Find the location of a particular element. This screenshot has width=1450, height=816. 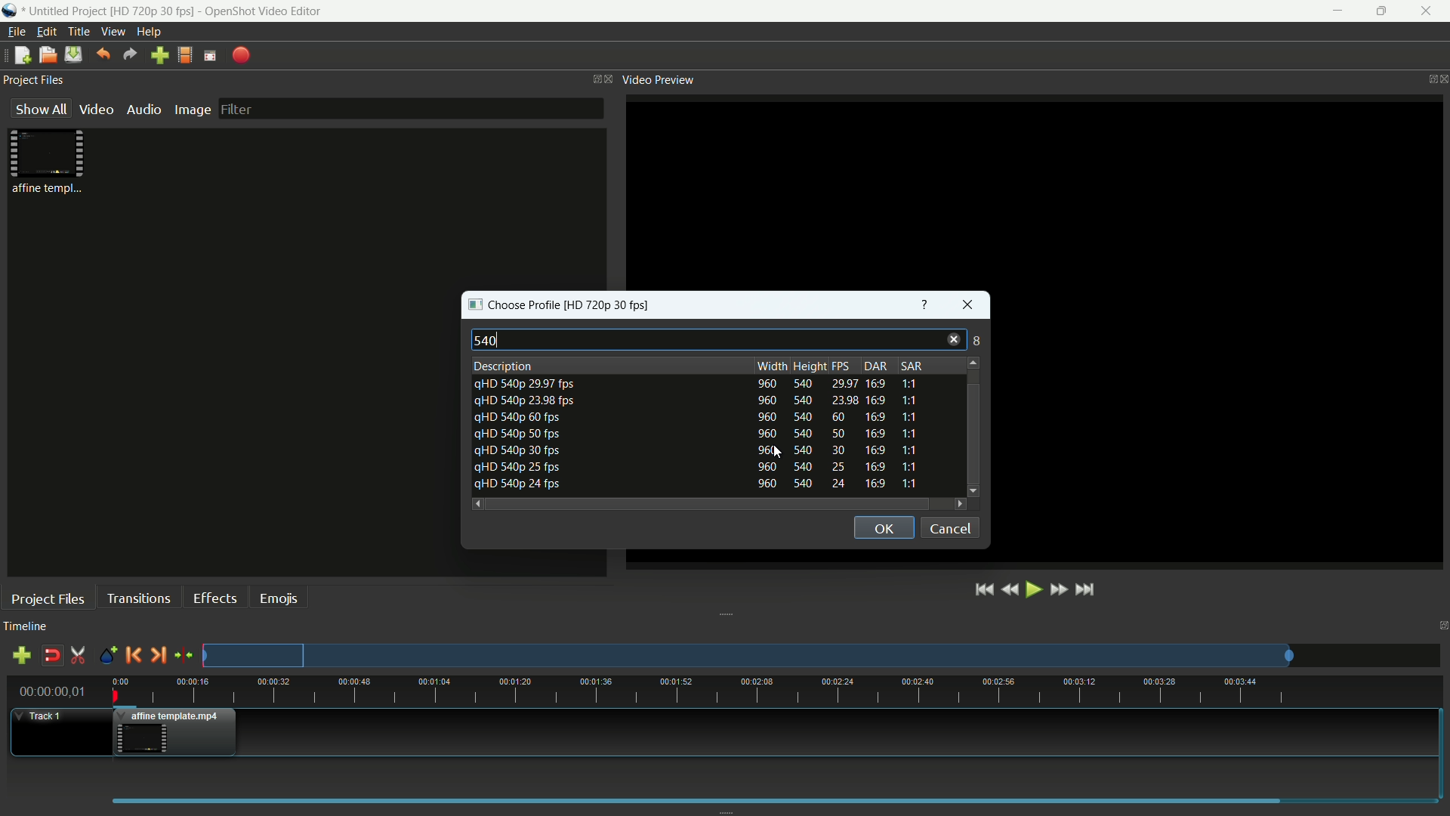

filter bar is located at coordinates (412, 109).